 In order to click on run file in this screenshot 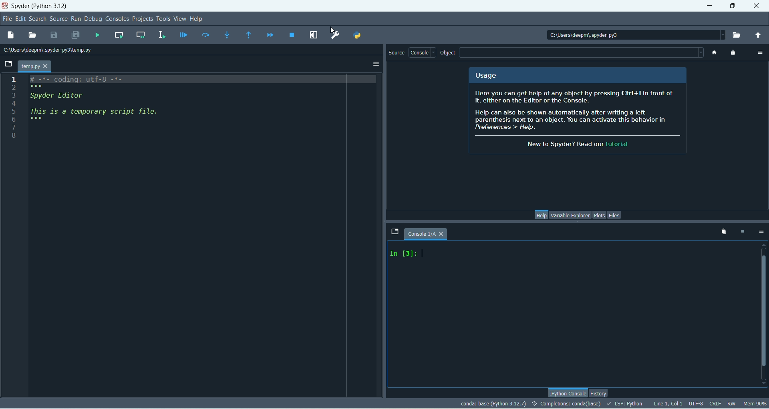, I will do `click(97, 36)`.